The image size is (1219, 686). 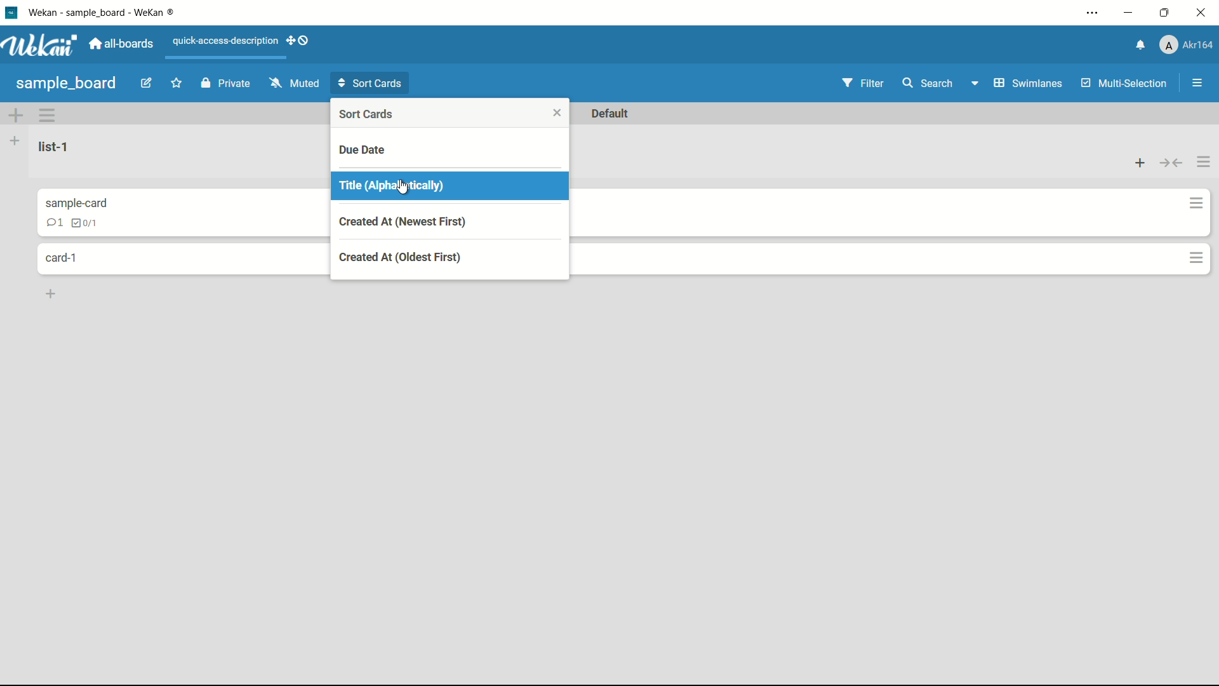 I want to click on settings and more, so click(x=1093, y=13).